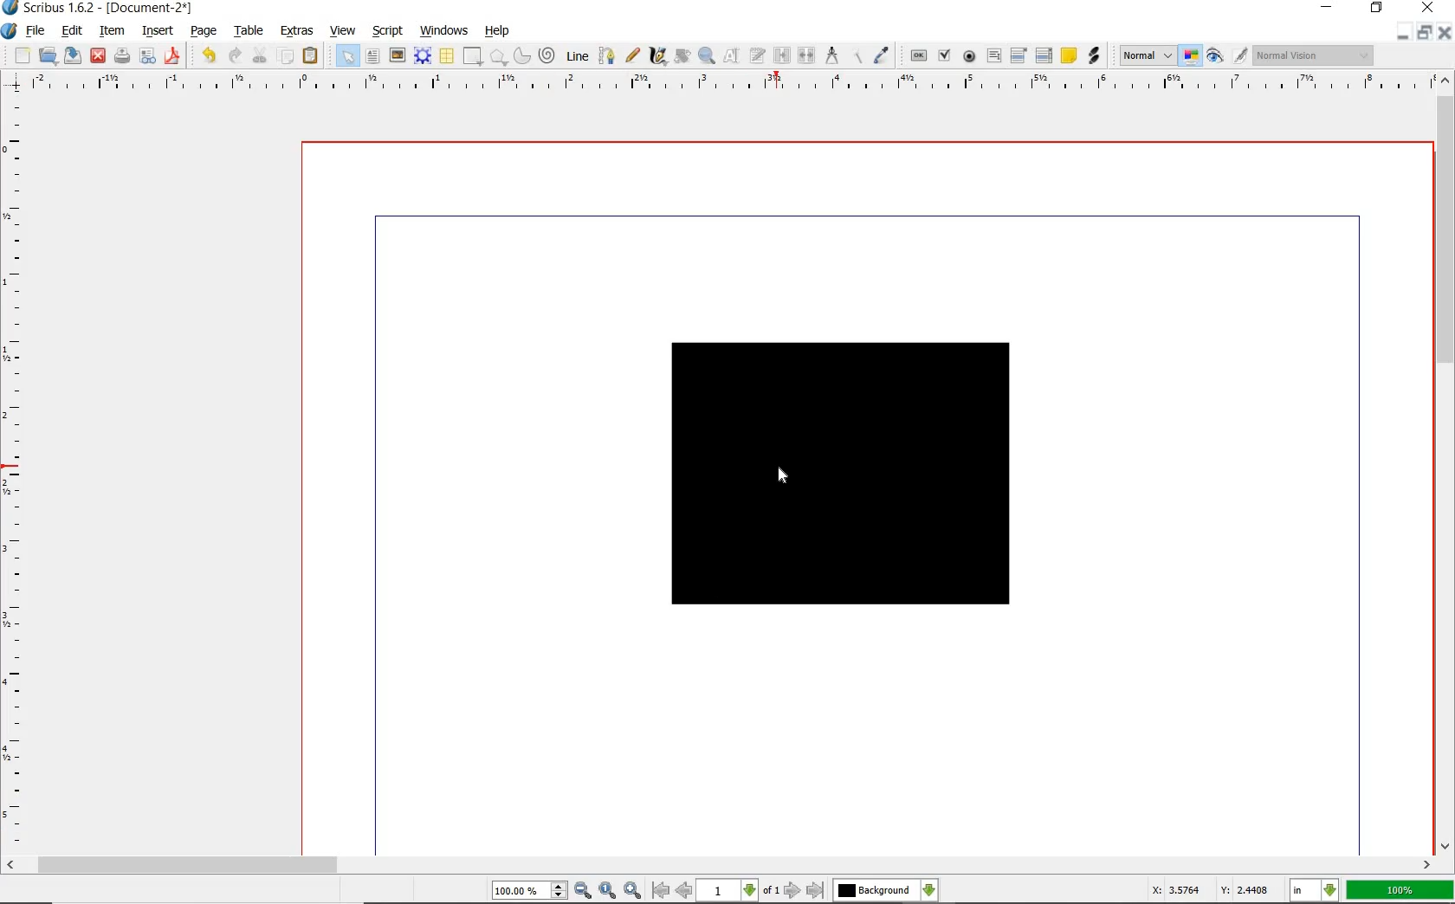 The height and width of the screenshot is (904, 1455). Describe the element at coordinates (18, 474) in the screenshot. I see `ruler` at that location.